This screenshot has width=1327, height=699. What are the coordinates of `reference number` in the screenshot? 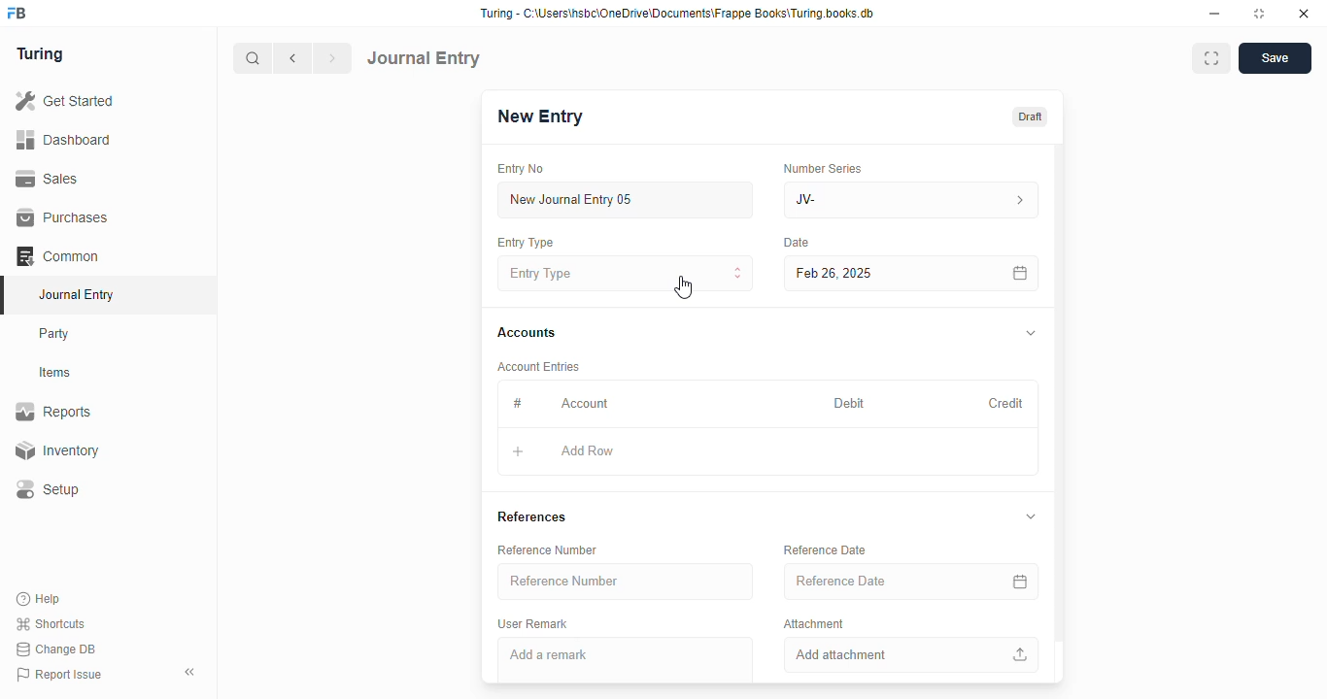 It's located at (626, 582).